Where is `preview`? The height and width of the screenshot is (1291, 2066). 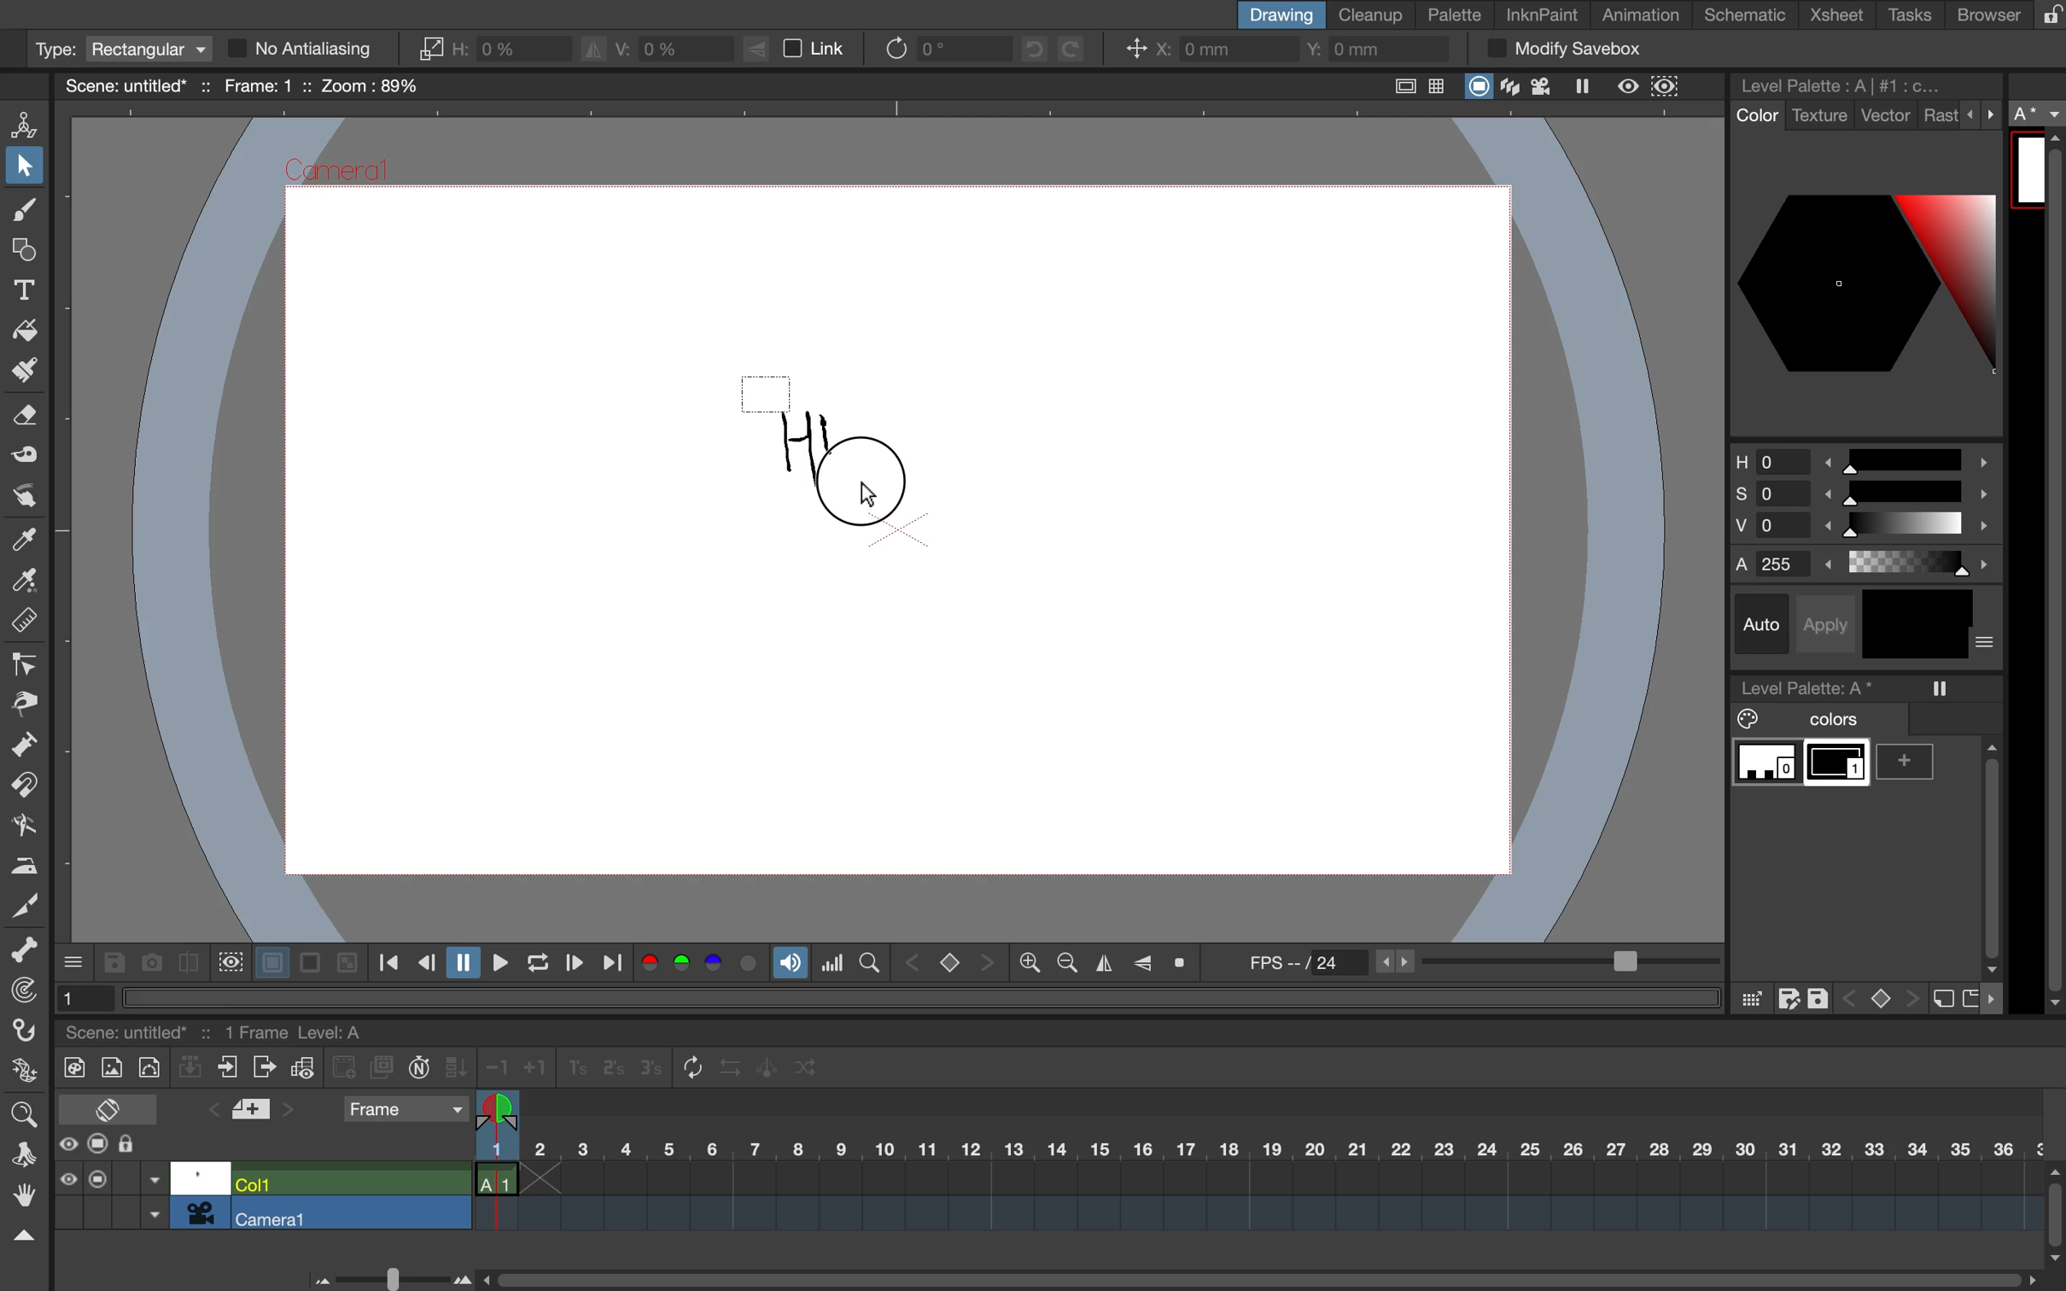
preview is located at coordinates (1629, 85).